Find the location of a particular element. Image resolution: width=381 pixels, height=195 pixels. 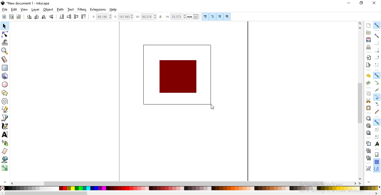

view is located at coordinates (25, 9).